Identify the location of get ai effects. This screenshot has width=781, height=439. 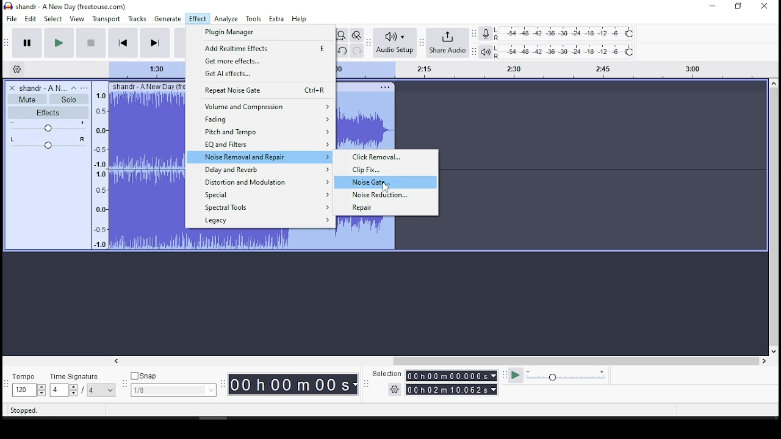
(261, 74).